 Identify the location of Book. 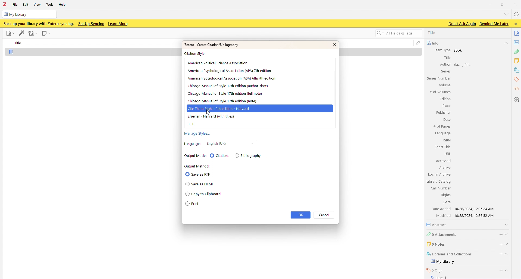
(458, 50).